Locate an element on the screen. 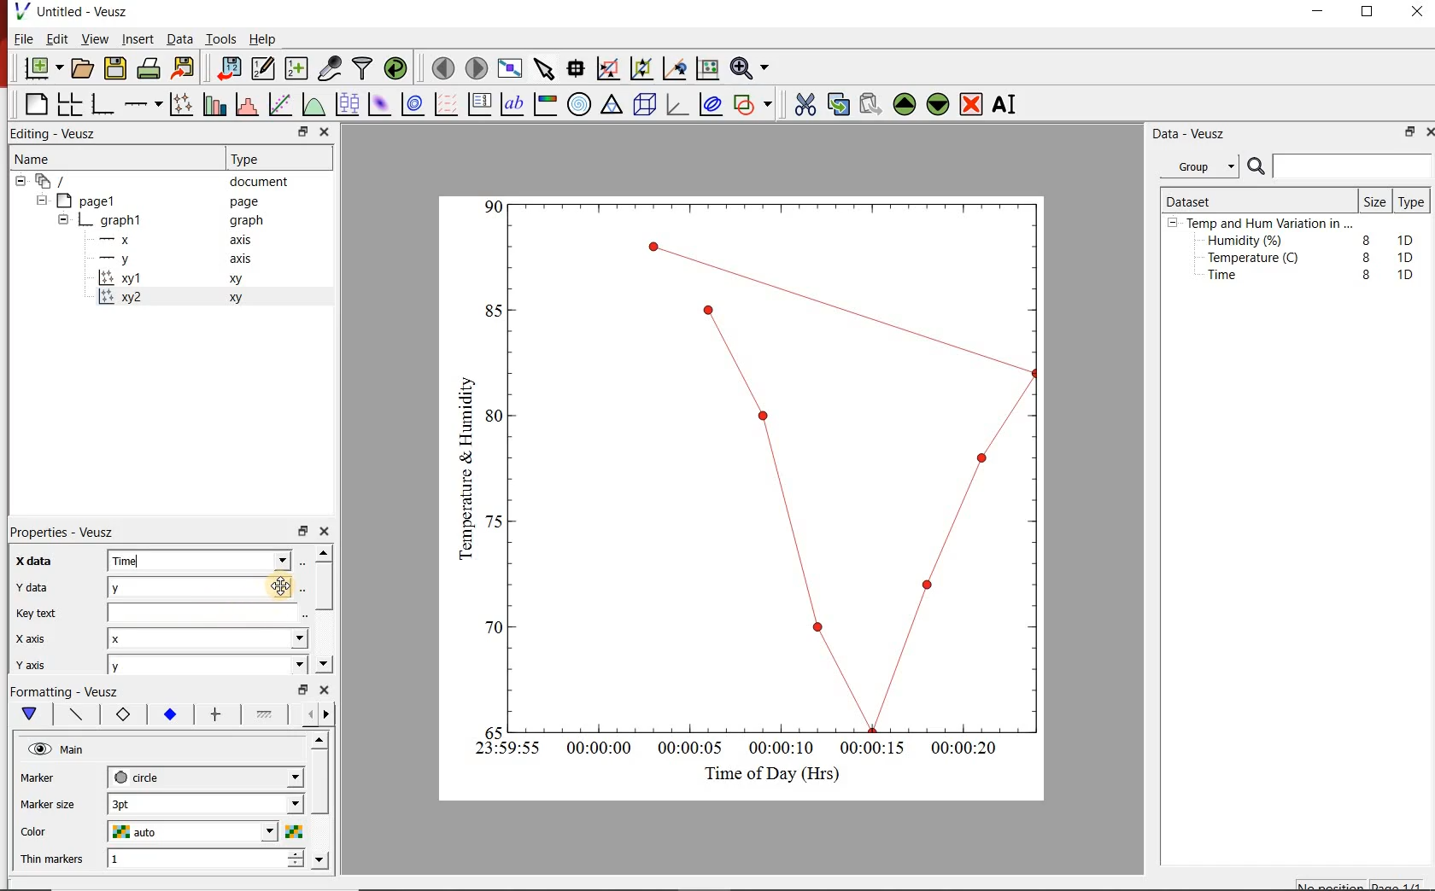  Graph is located at coordinates (779, 463).